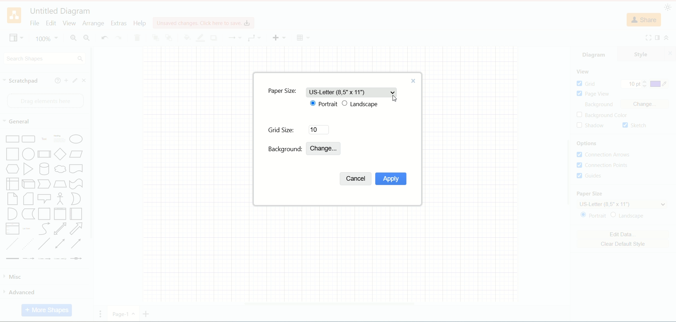 The image size is (676, 322). What do you see at coordinates (28, 244) in the screenshot?
I see `Dotted Line` at bounding box center [28, 244].